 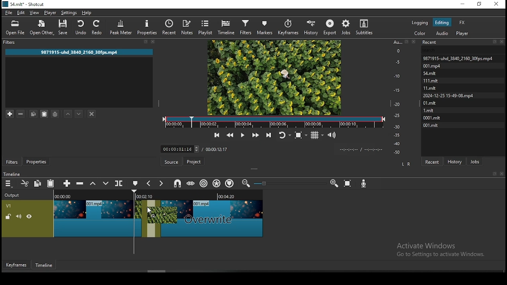 I want to click on skip to the next point, so click(x=270, y=134).